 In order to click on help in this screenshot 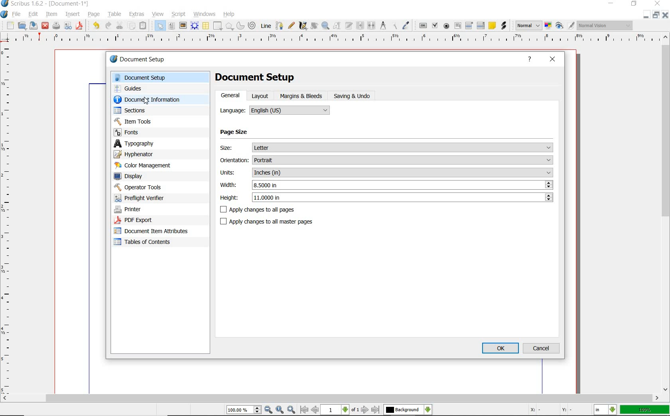, I will do `click(230, 14)`.